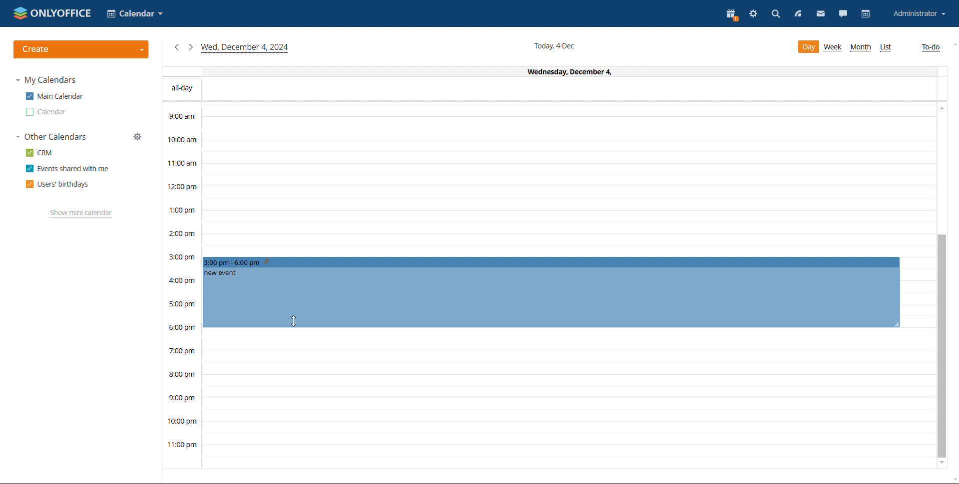 This screenshot has width=959, height=484. I want to click on scroll up, so click(941, 110).